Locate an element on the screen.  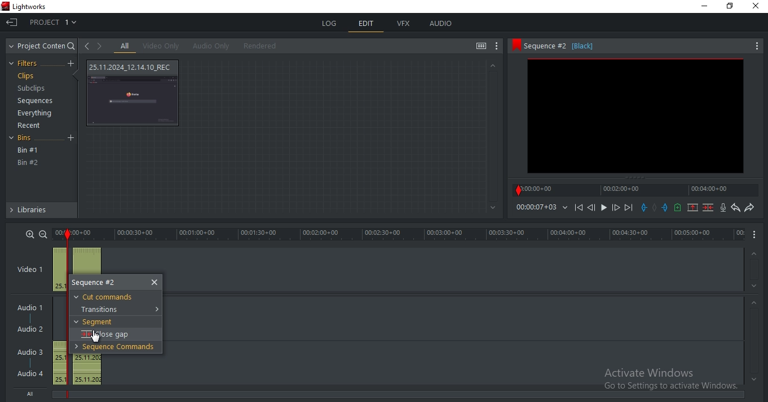
project 1 is located at coordinates (54, 21).